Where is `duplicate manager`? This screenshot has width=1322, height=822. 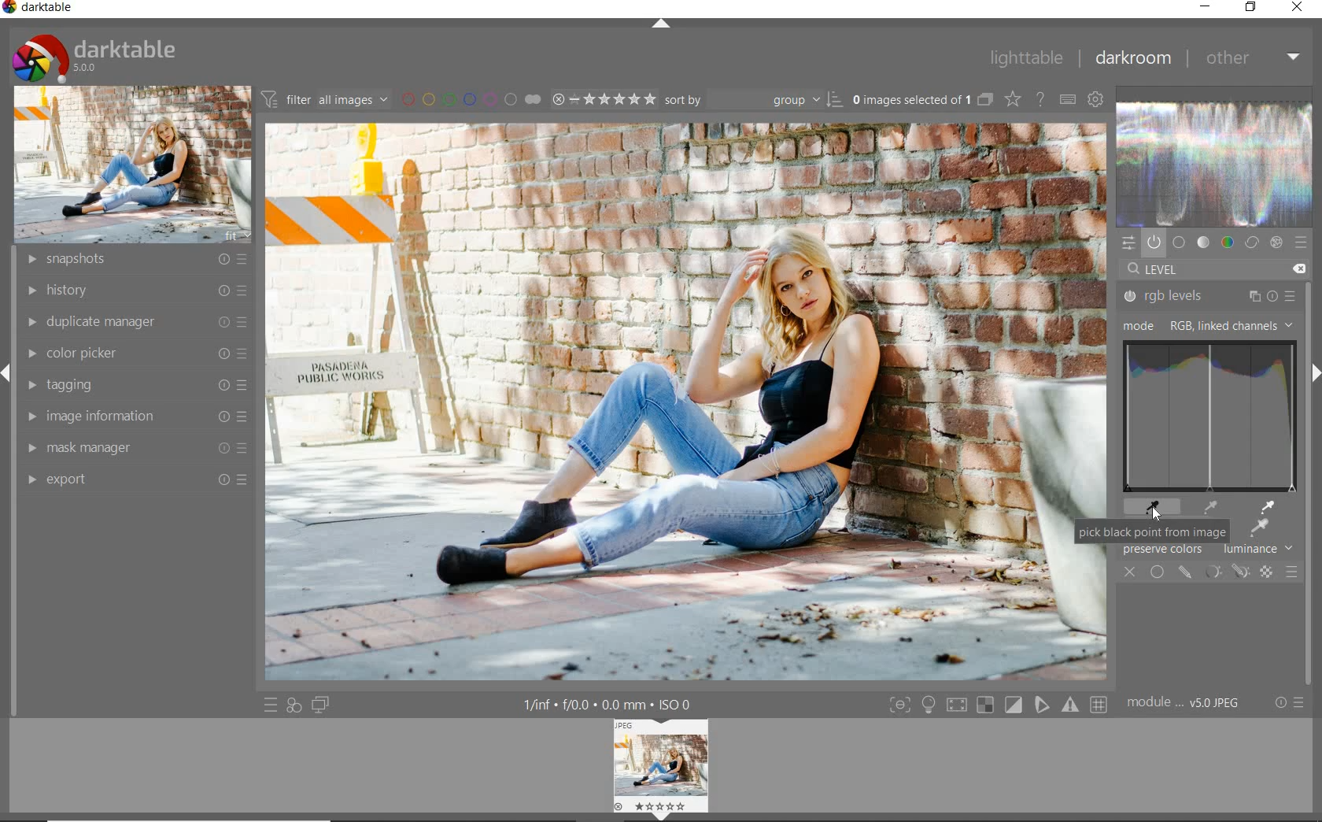
duplicate manager is located at coordinates (132, 323).